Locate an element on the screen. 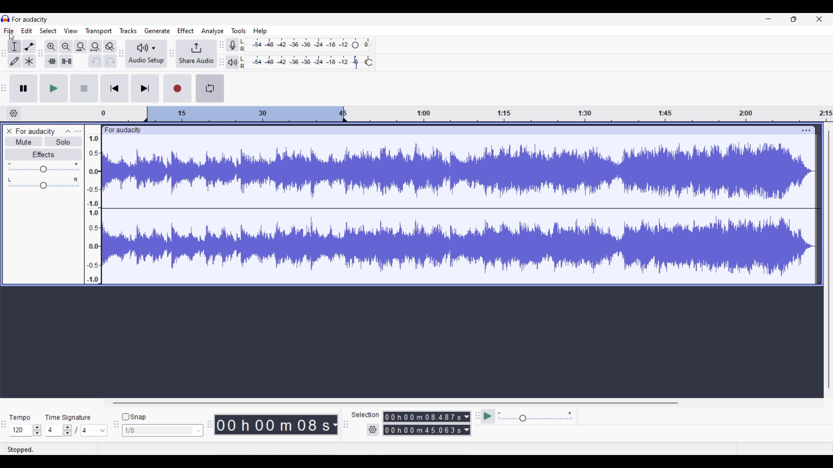  Mute is located at coordinates (24, 141).